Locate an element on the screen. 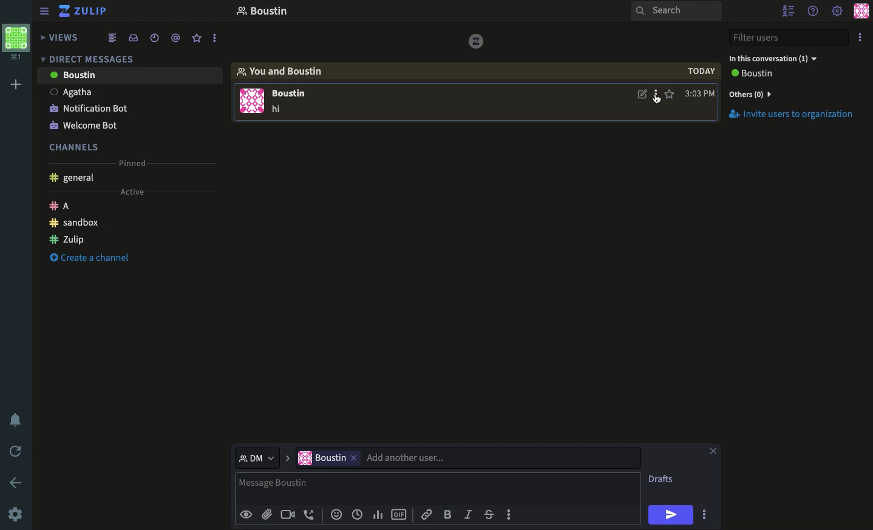 The image size is (873, 530). User is located at coordinates (130, 75).